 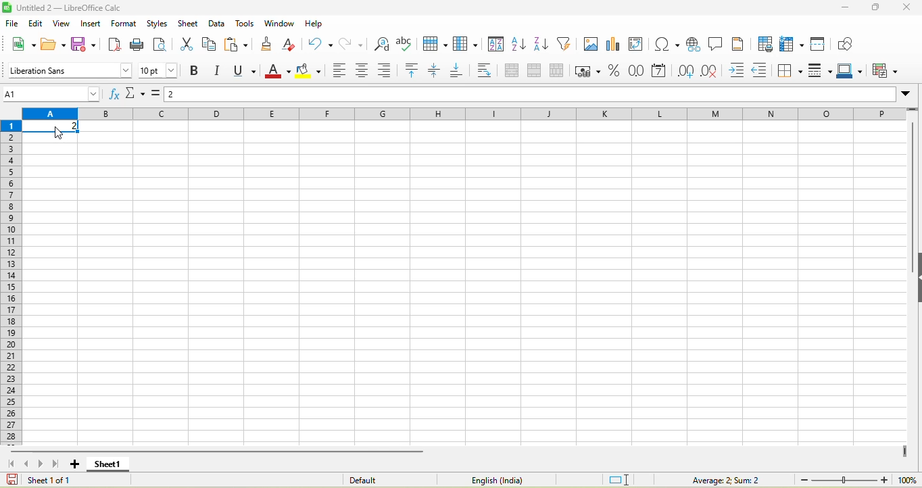 I want to click on data, so click(x=217, y=24).